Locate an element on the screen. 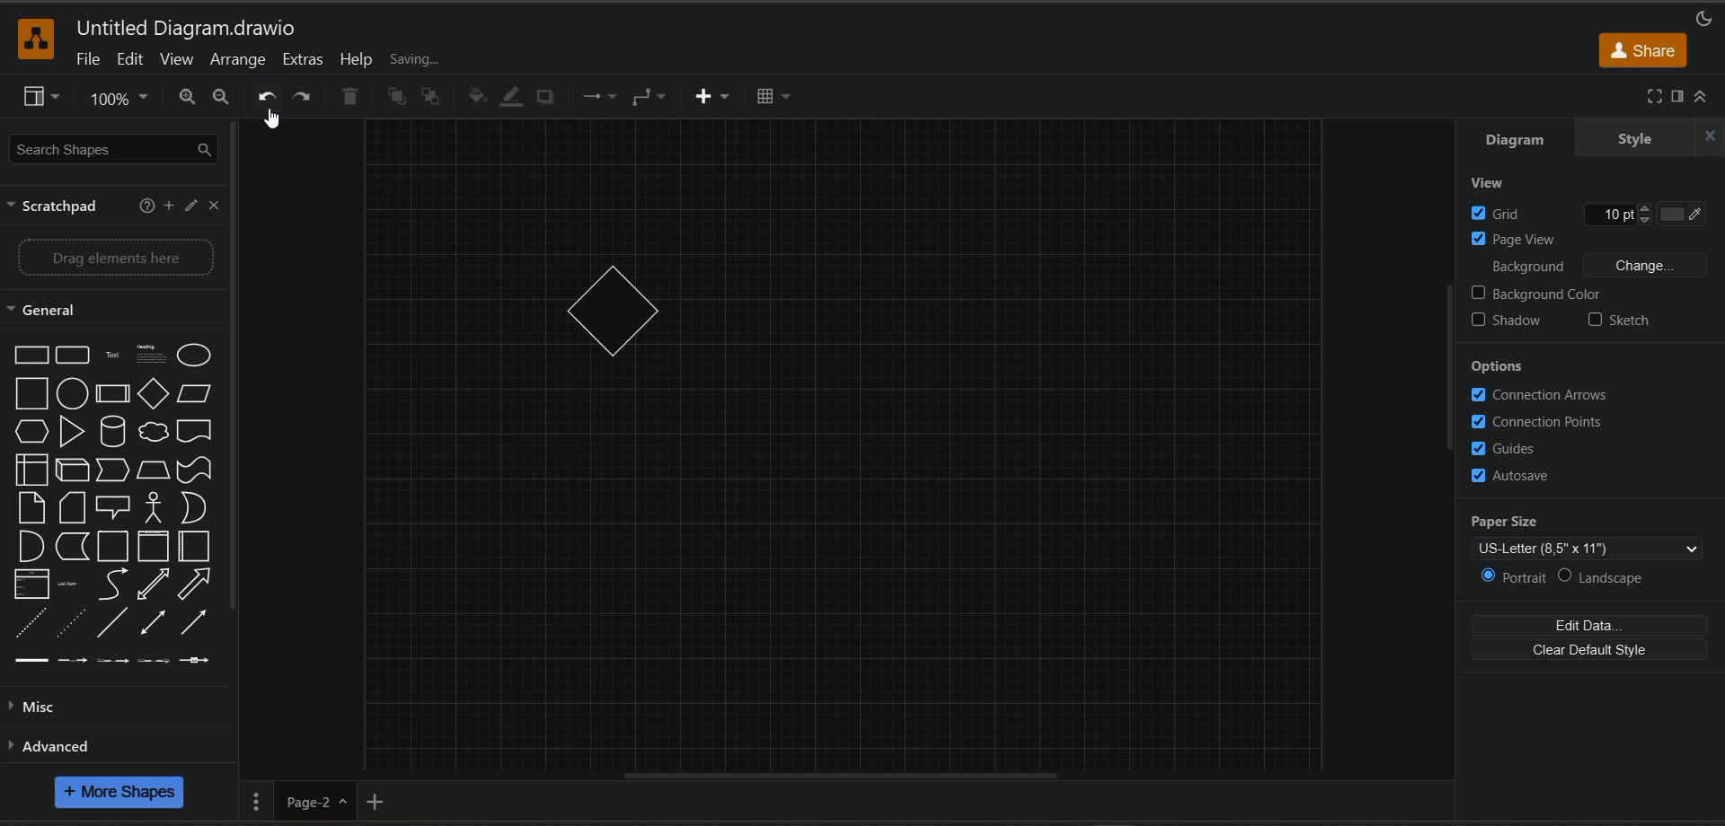  scratchpad is located at coordinates (52, 206).